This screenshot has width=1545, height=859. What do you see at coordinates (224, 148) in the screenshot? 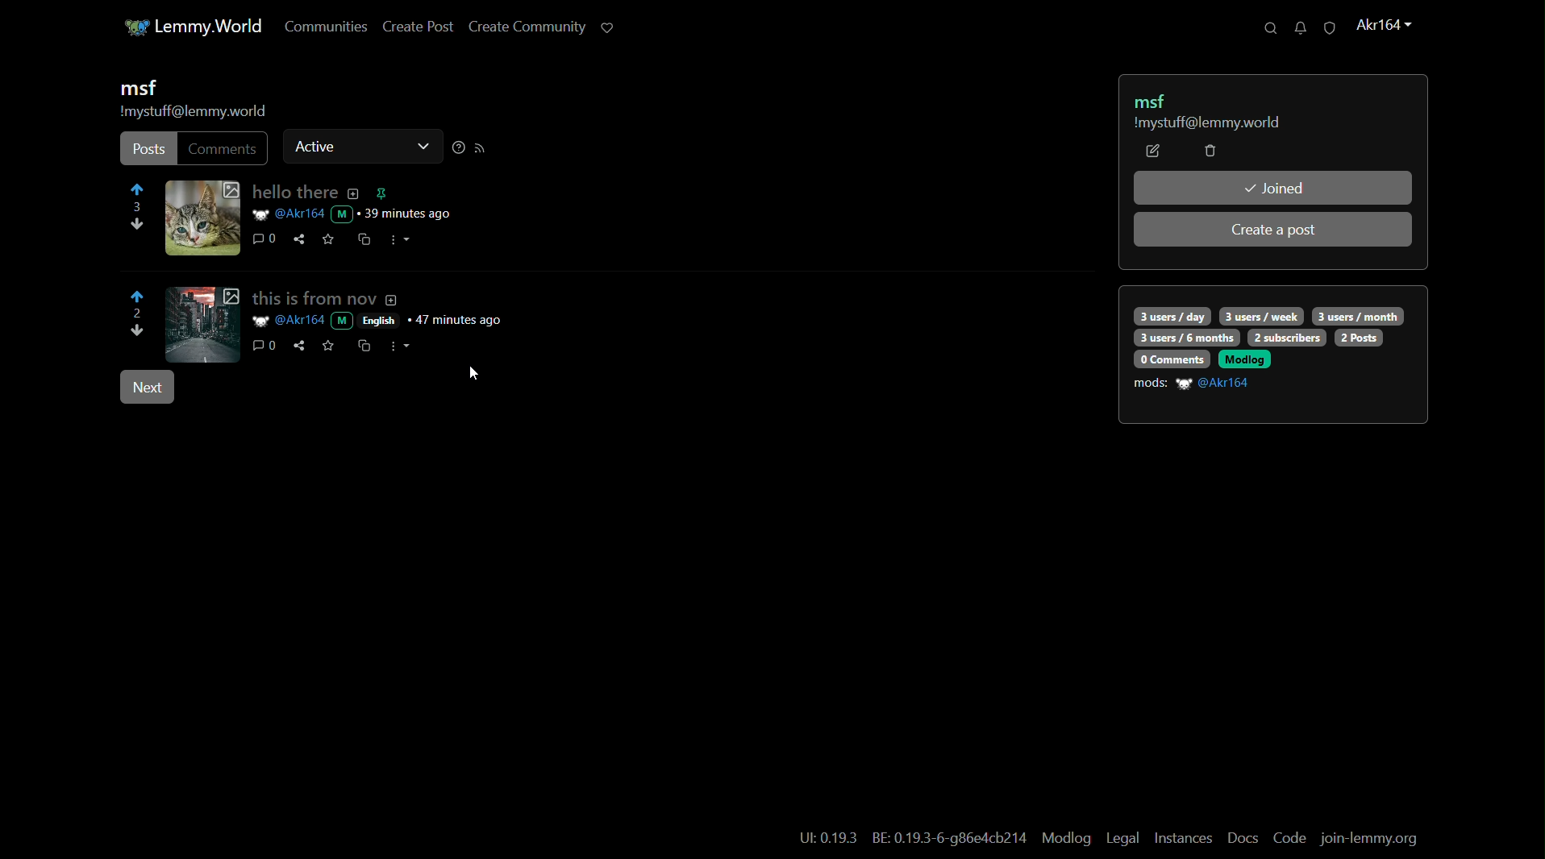
I see `comment` at bounding box center [224, 148].